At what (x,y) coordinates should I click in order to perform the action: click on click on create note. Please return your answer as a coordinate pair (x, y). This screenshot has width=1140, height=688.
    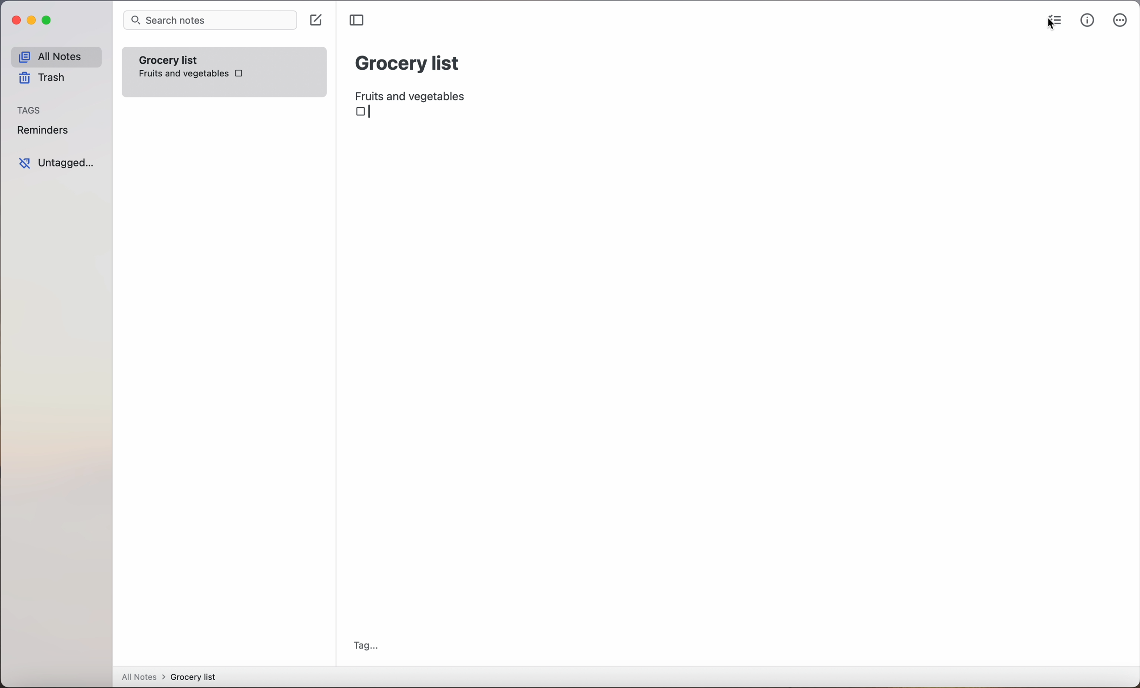
    Looking at the image, I should click on (318, 21).